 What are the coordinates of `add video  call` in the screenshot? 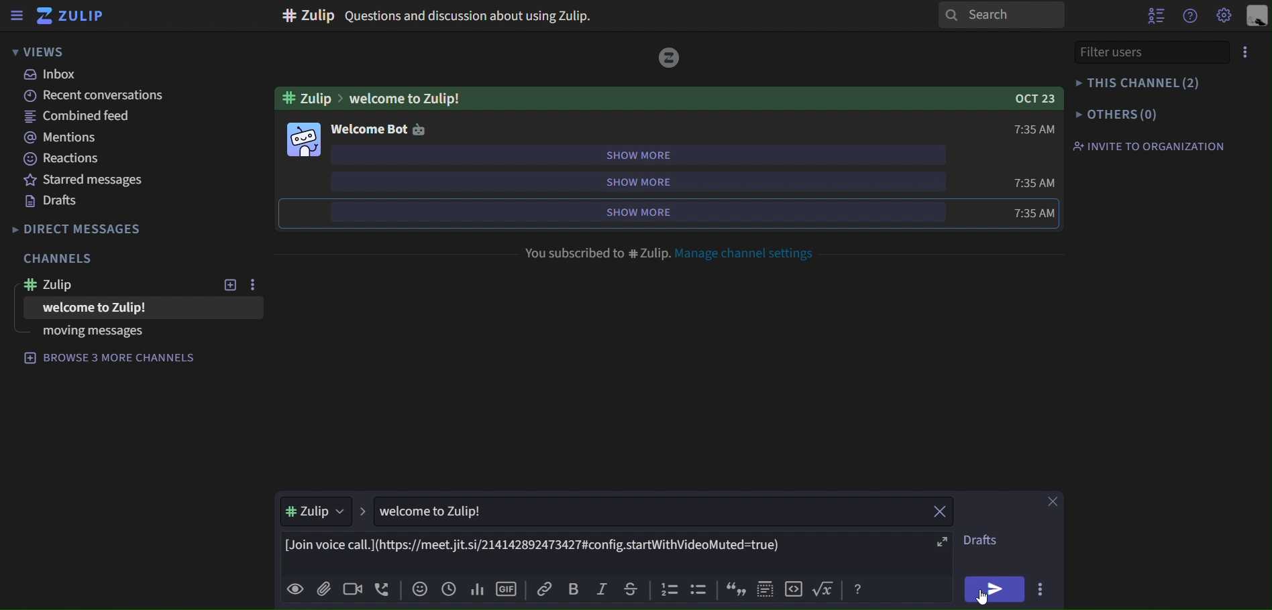 It's located at (352, 590).